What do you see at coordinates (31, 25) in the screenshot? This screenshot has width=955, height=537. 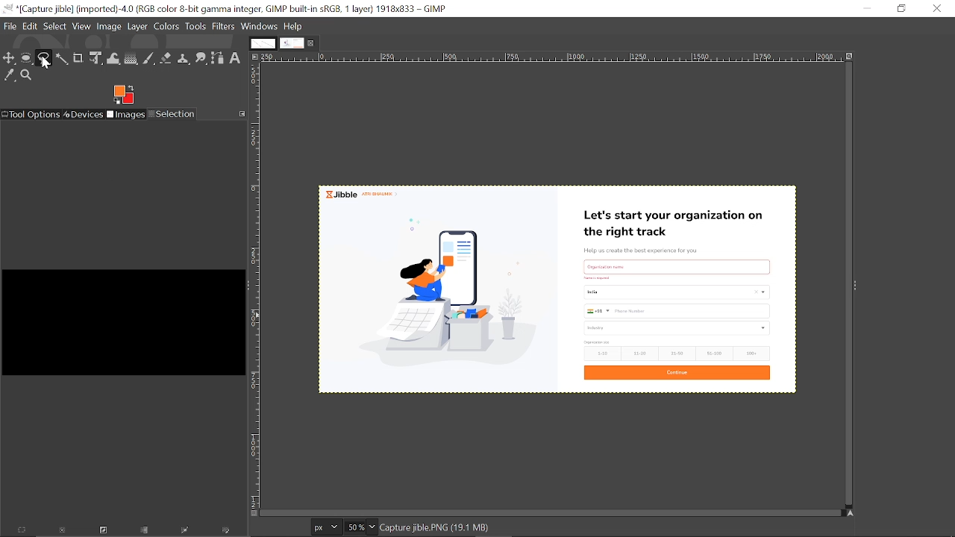 I see `Edit` at bounding box center [31, 25].